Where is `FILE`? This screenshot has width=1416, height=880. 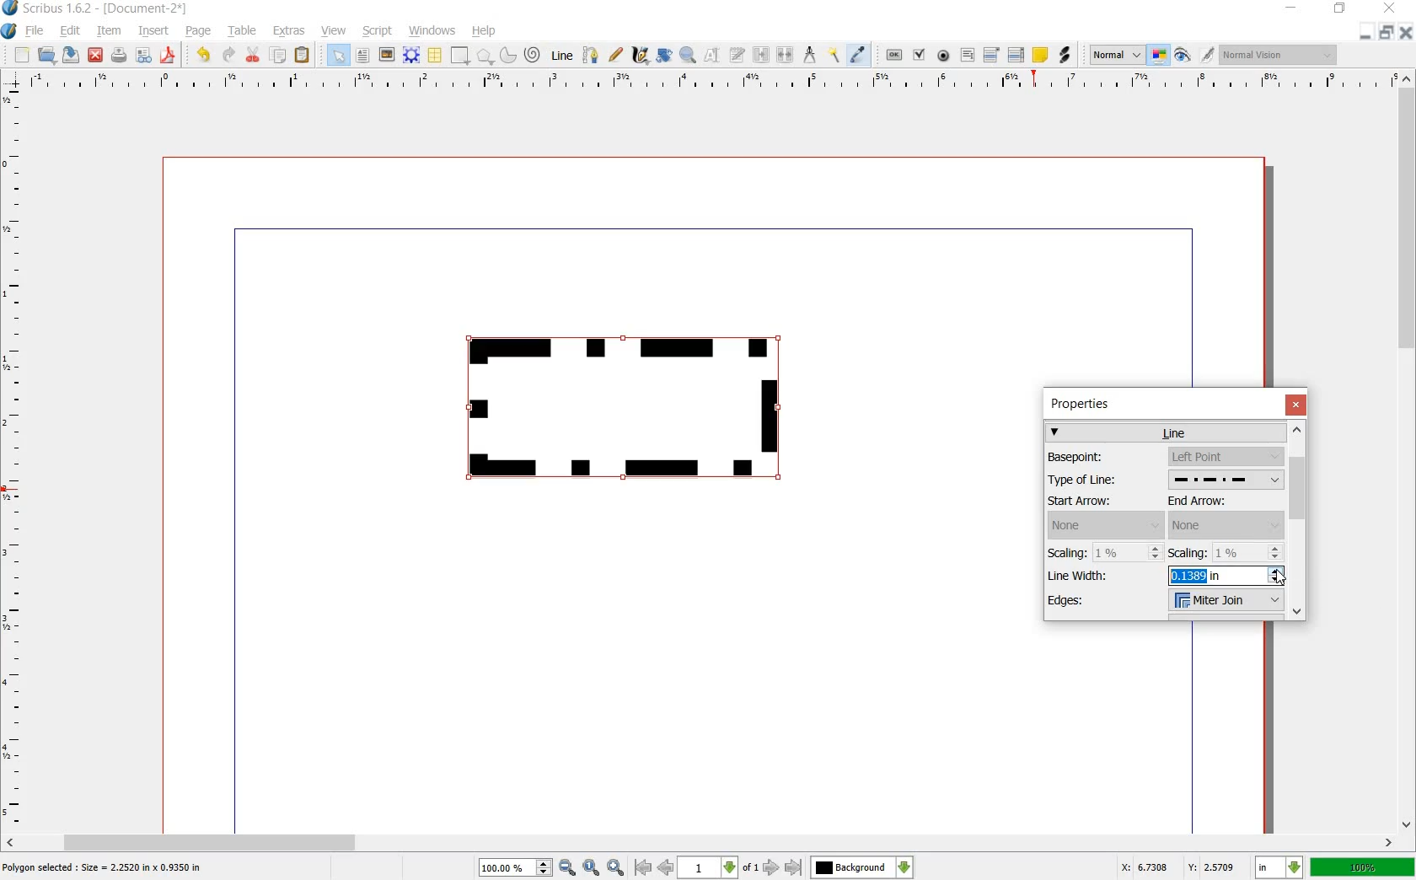 FILE is located at coordinates (35, 32).